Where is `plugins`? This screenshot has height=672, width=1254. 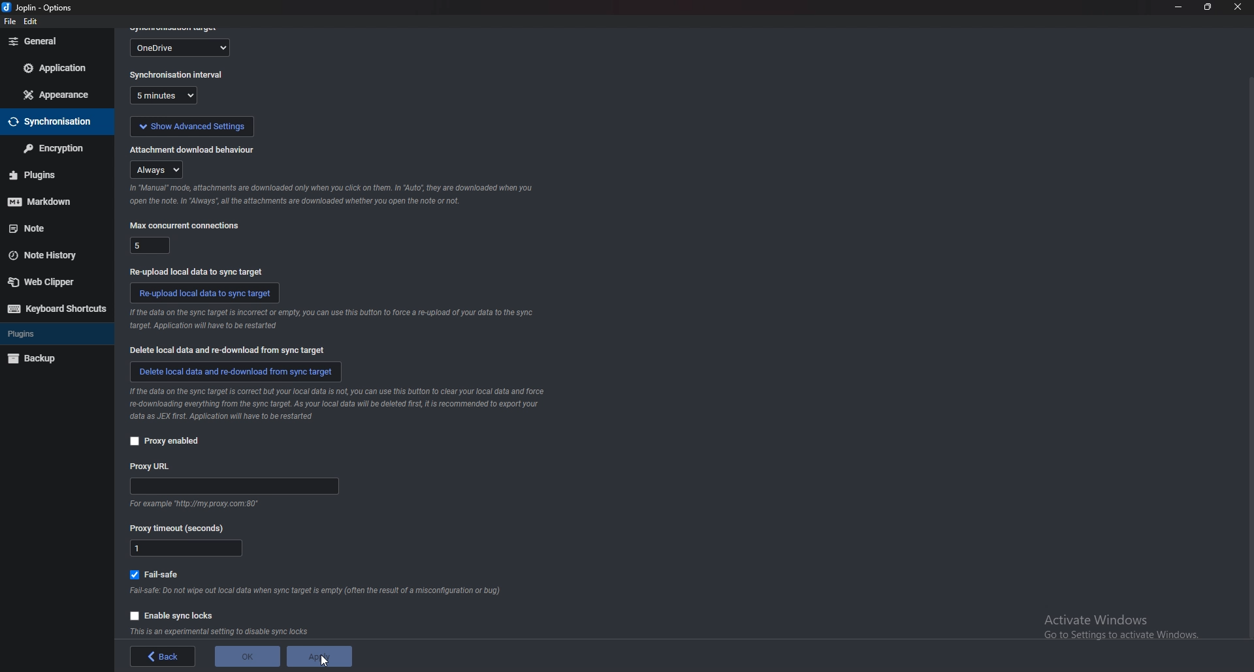
plugins is located at coordinates (51, 335).